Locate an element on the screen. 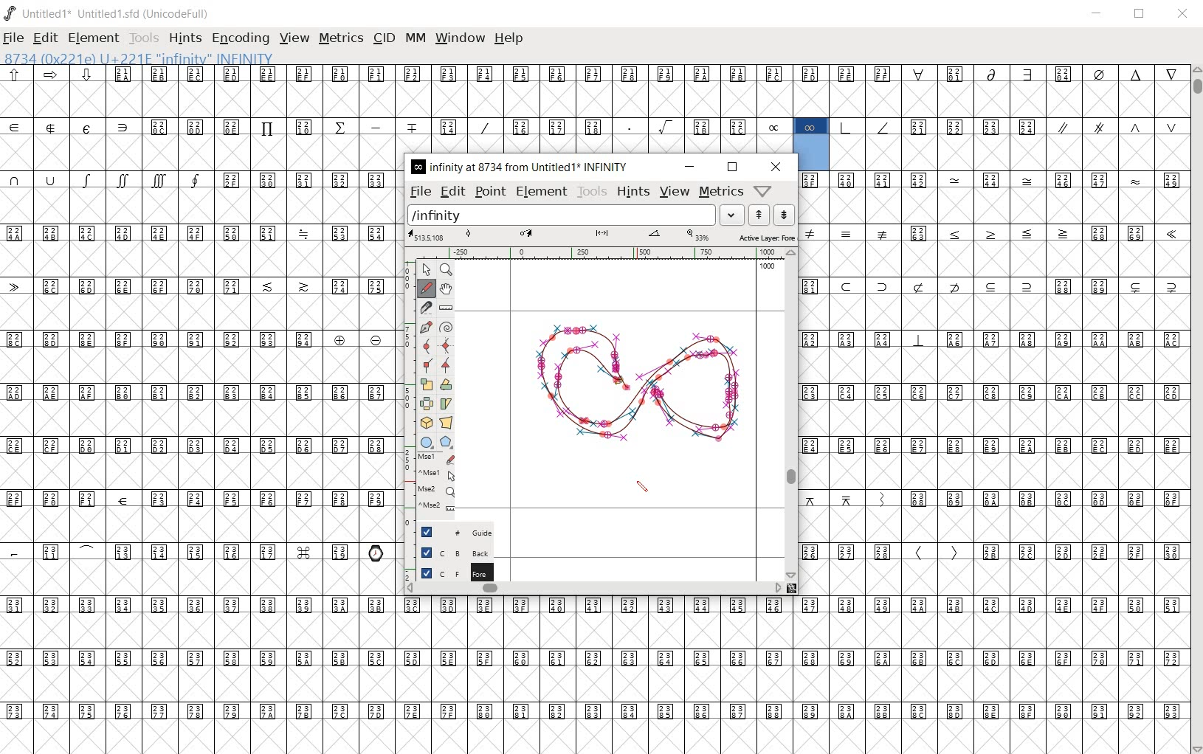  hints is located at coordinates (185, 37).